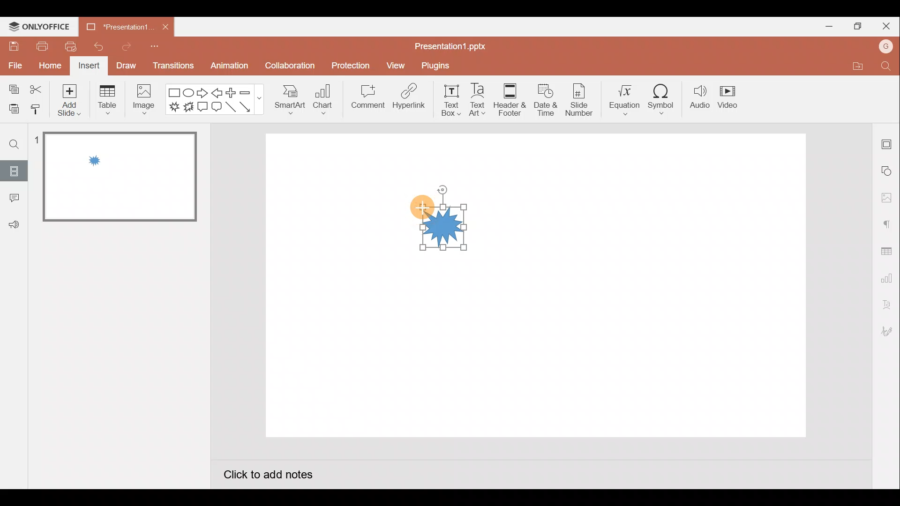  I want to click on Symbol, so click(663, 101).